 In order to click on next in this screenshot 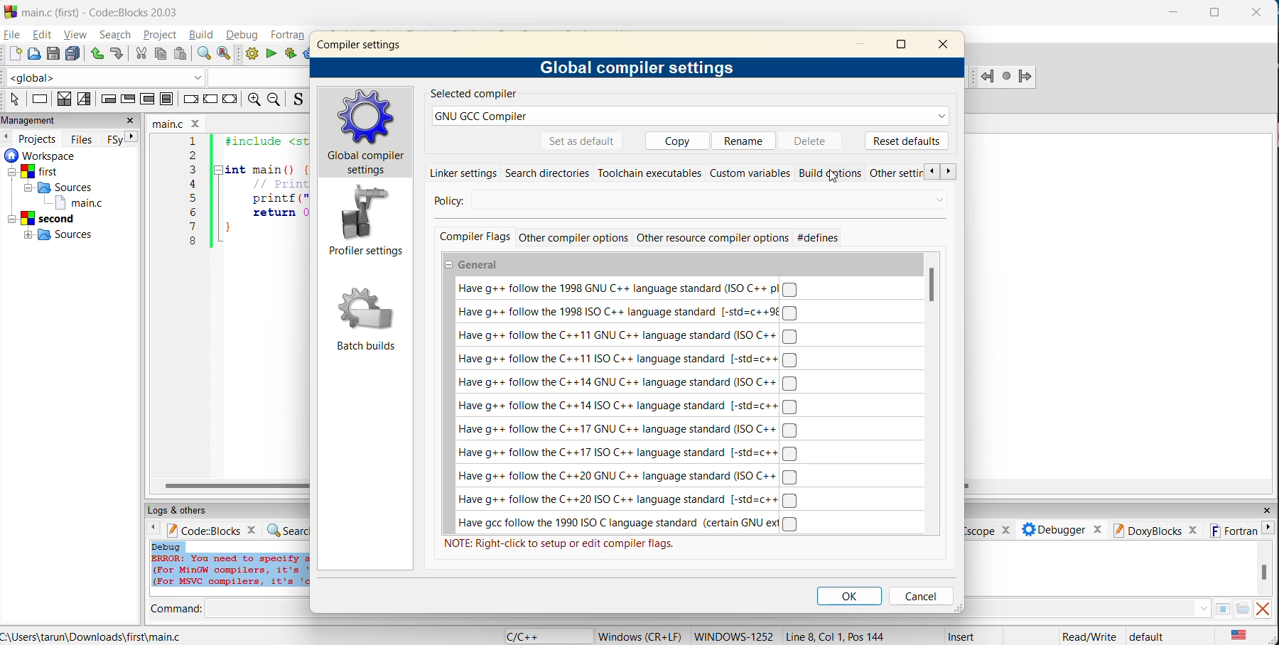, I will do `click(947, 173)`.